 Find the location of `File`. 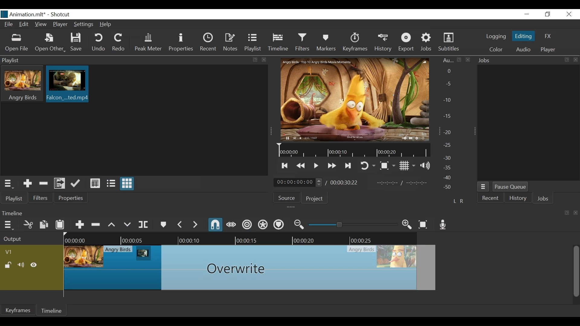

File is located at coordinates (8, 24).